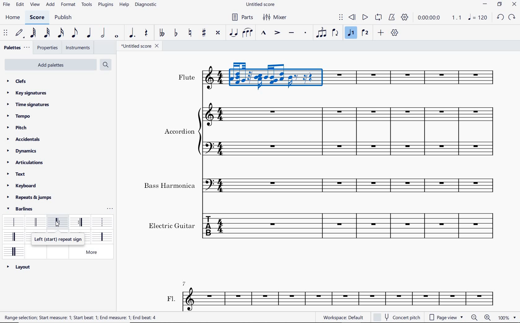 The height and width of the screenshot is (323, 520). What do you see at coordinates (19, 5) in the screenshot?
I see `edit` at bounding box center [19, 5].